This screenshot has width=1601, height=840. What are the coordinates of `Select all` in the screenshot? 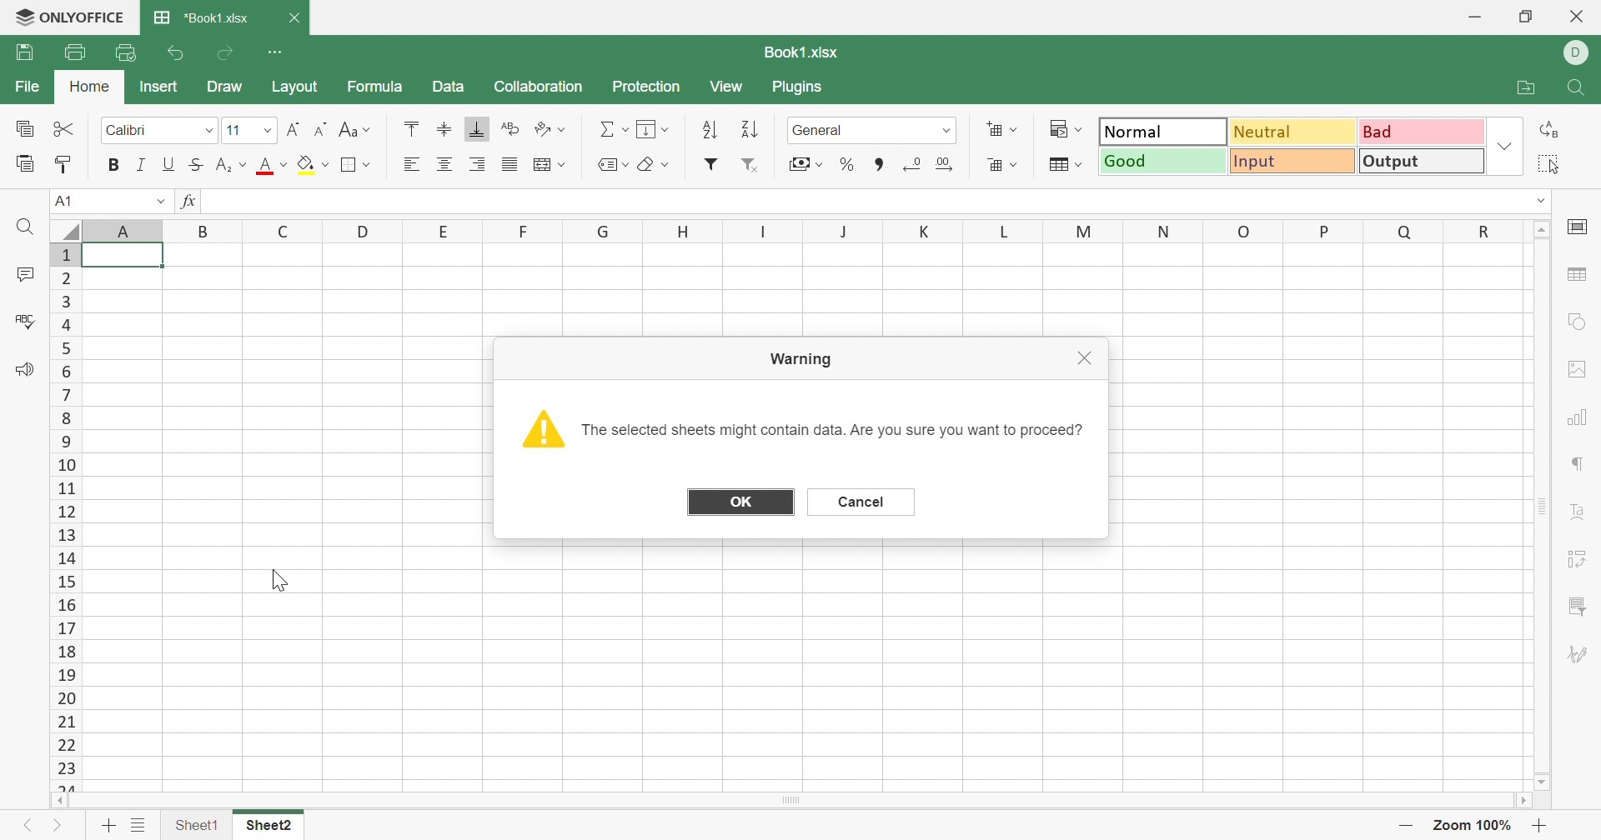 It's located at (1551, 162).